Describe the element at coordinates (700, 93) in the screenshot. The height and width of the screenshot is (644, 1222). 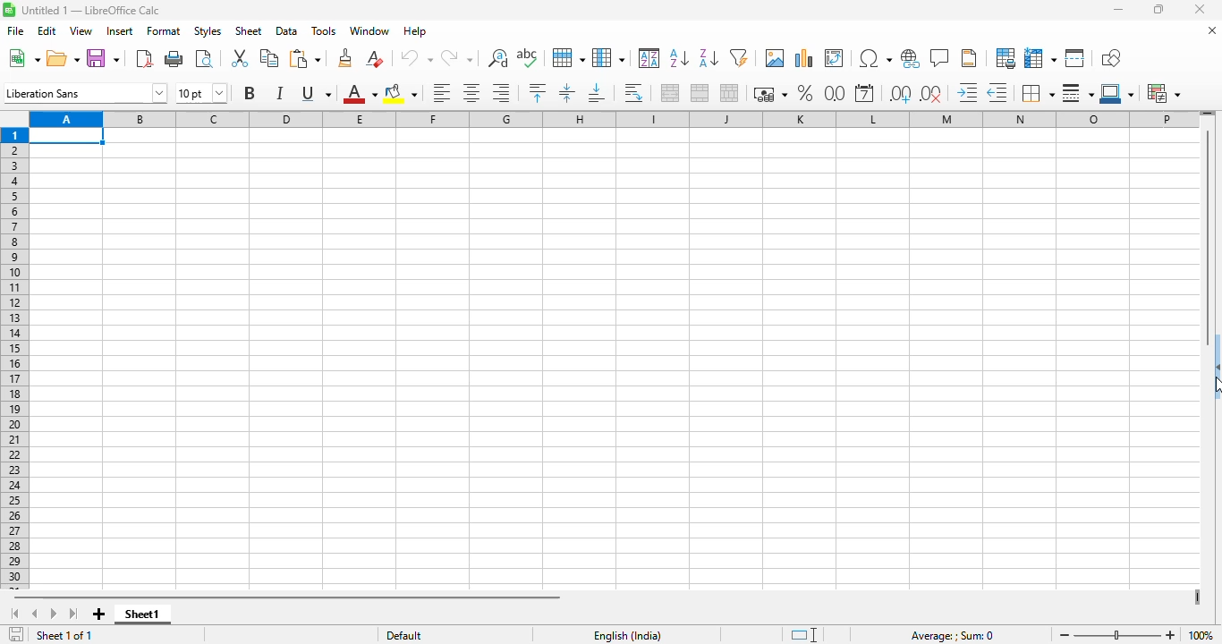
I see `merge cells` at that location.